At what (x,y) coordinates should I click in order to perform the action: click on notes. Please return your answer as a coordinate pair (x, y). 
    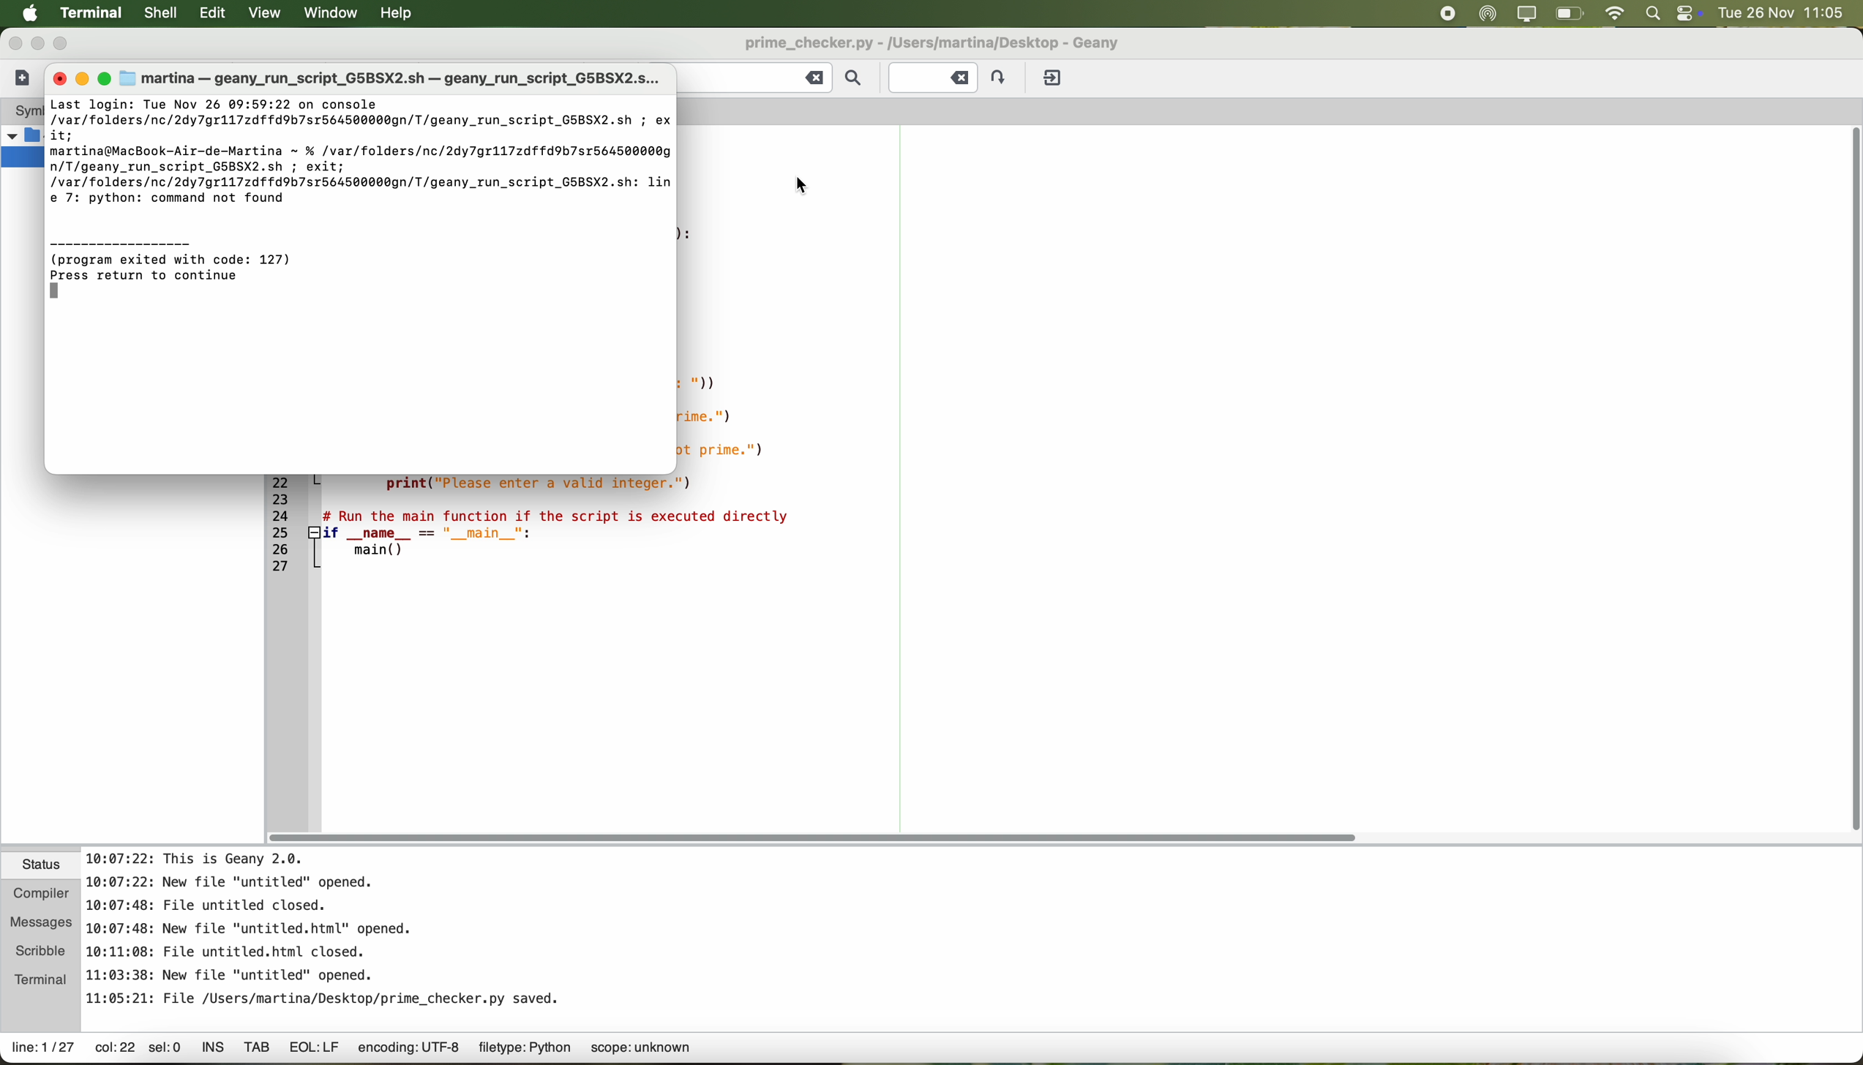
    Looking at the image, I should click on (326, 926).